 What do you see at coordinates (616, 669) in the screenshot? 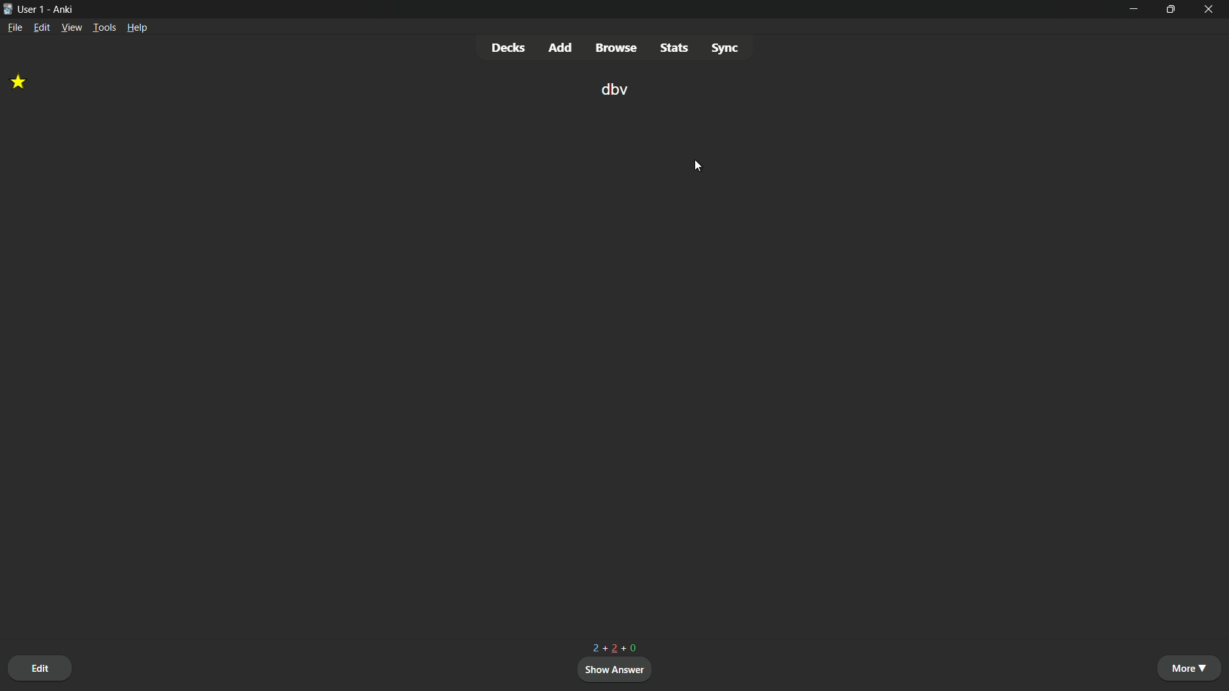
I see `show answer` at bounding box center [616, 669].